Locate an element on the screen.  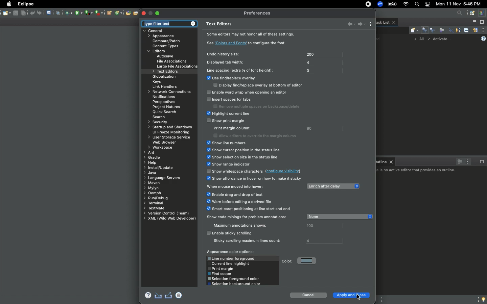
Zoom is located at coordinates (380, 5).